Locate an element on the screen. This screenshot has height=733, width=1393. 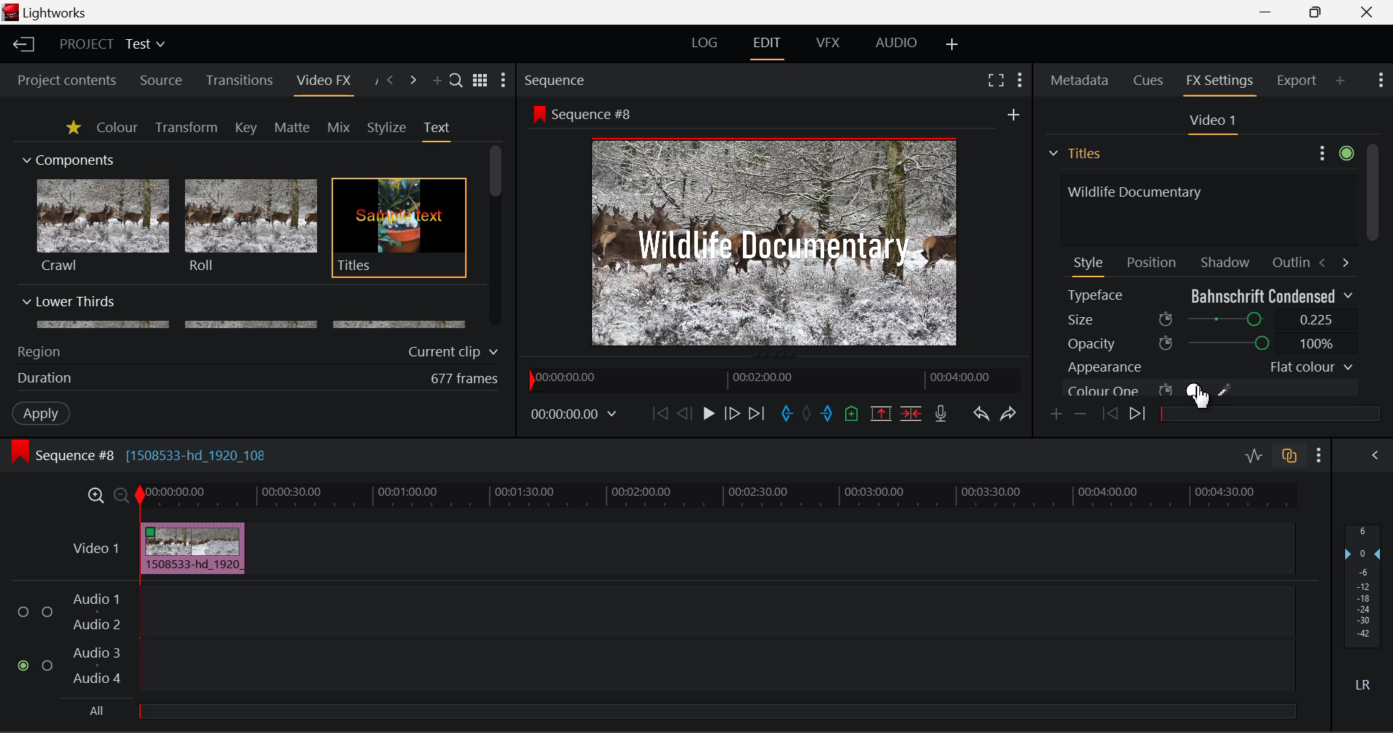
Position is located at coordinates (1154, 261).